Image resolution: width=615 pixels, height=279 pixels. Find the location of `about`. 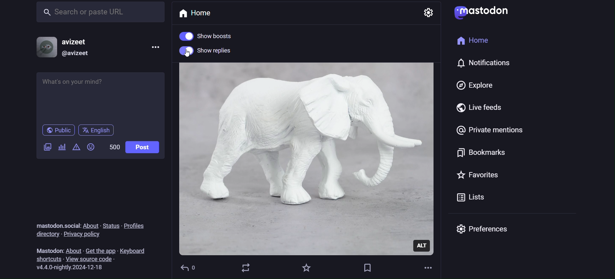

about is located at coordinates (90, 226).